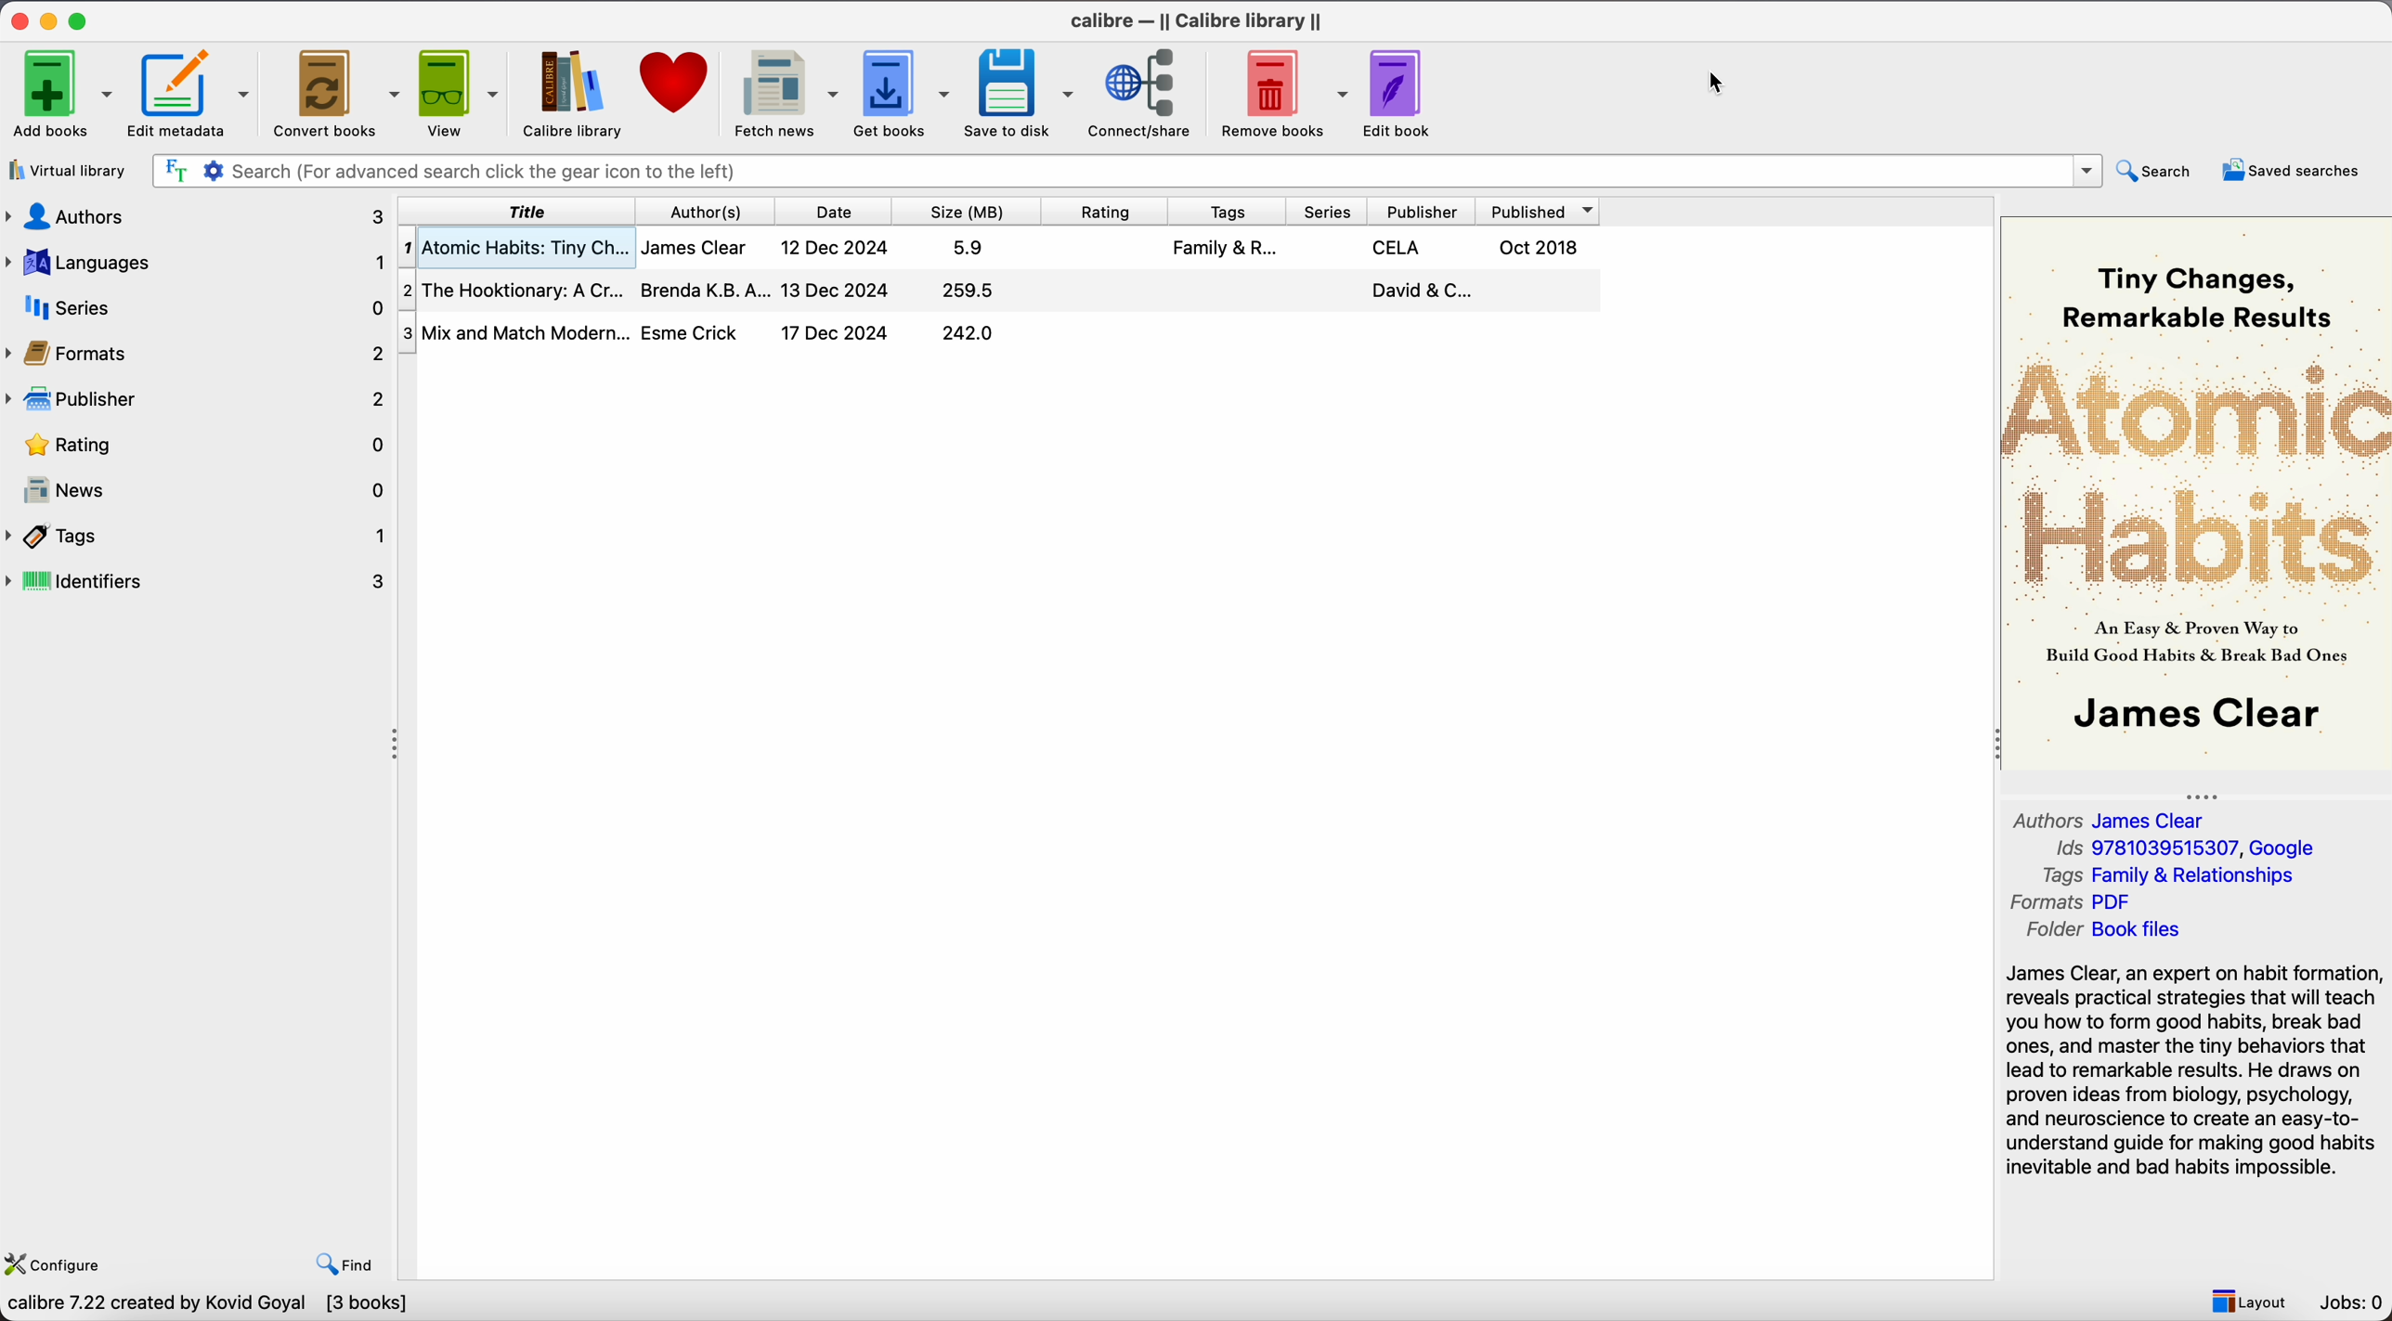 This screenshot has height=1321, width=2392. I want to click on saved searches, so click(2296, 169).